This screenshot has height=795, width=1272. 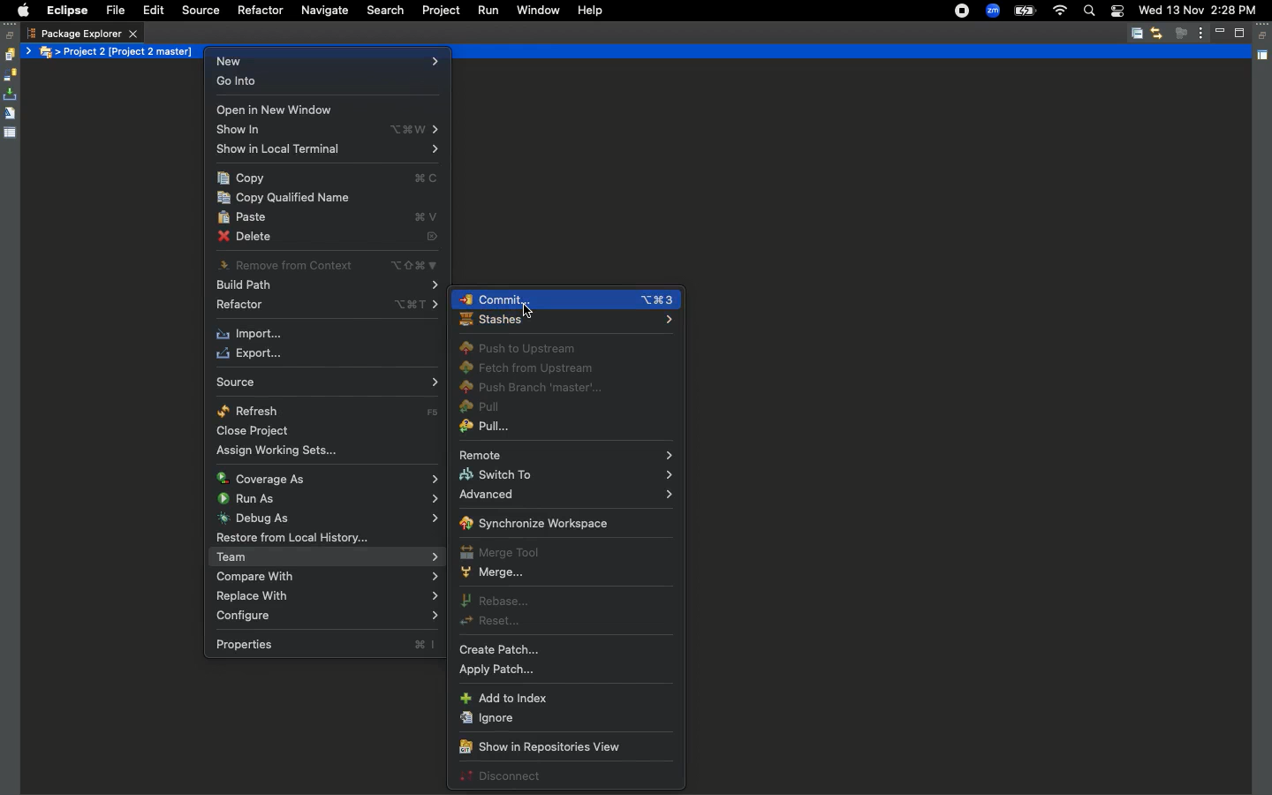 What do you see at coordinates (332, 178) in the screenshot?
I see `Copy` at bounding box center [332, 178].